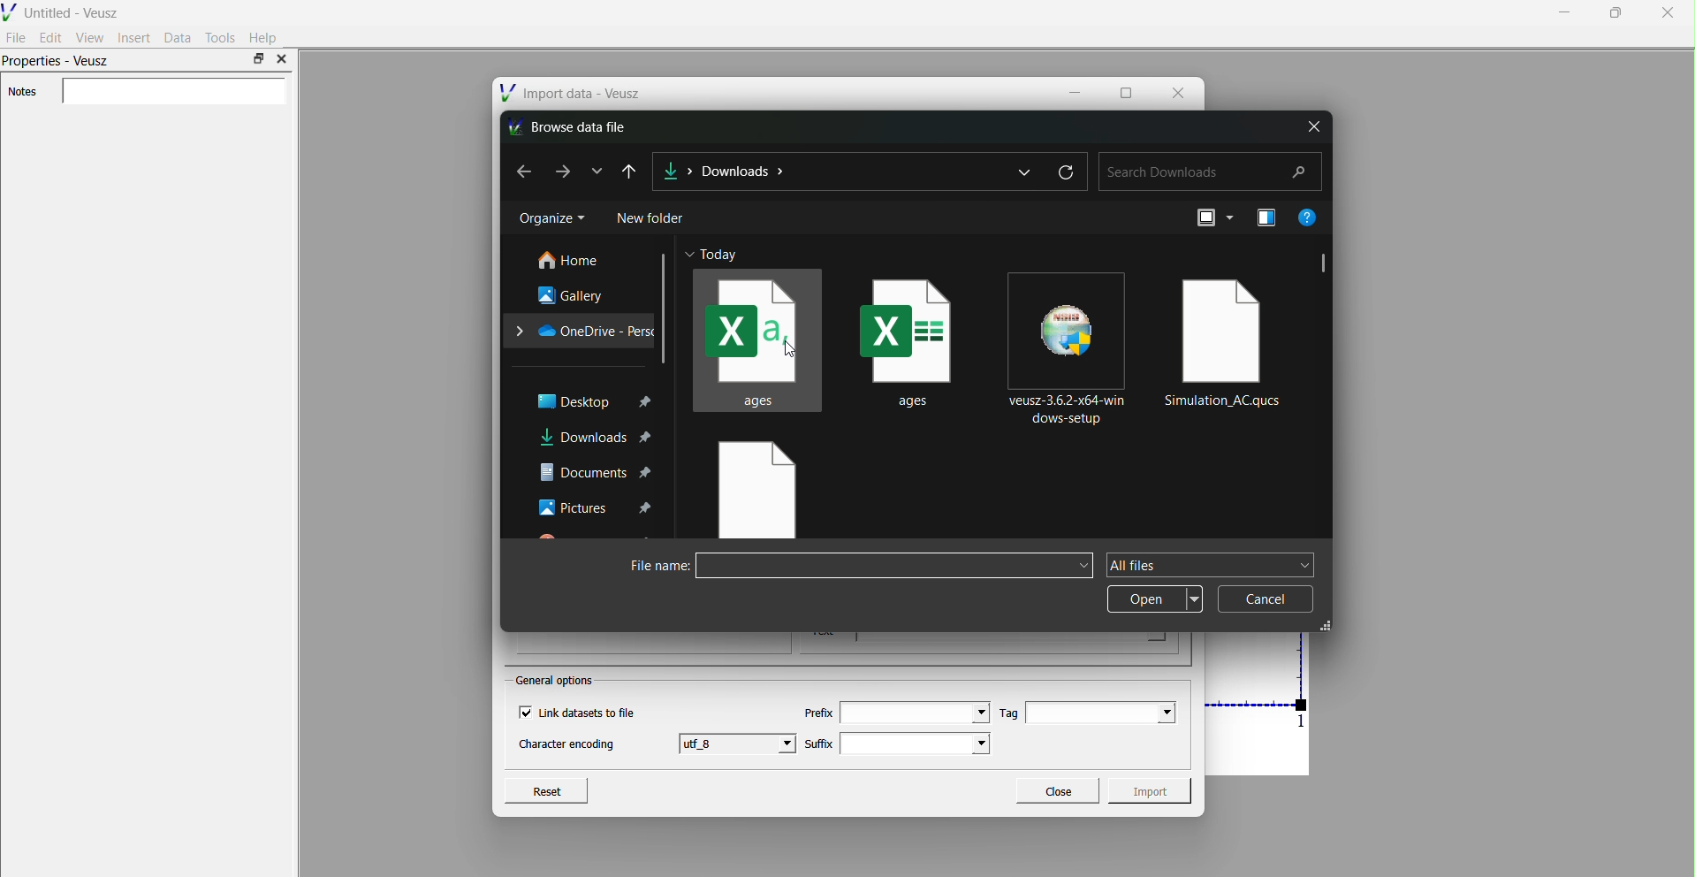 Image resolution: width=1695 pixels, height=877 pixels. I want to click on Link datasets to file, so click(592, 713).